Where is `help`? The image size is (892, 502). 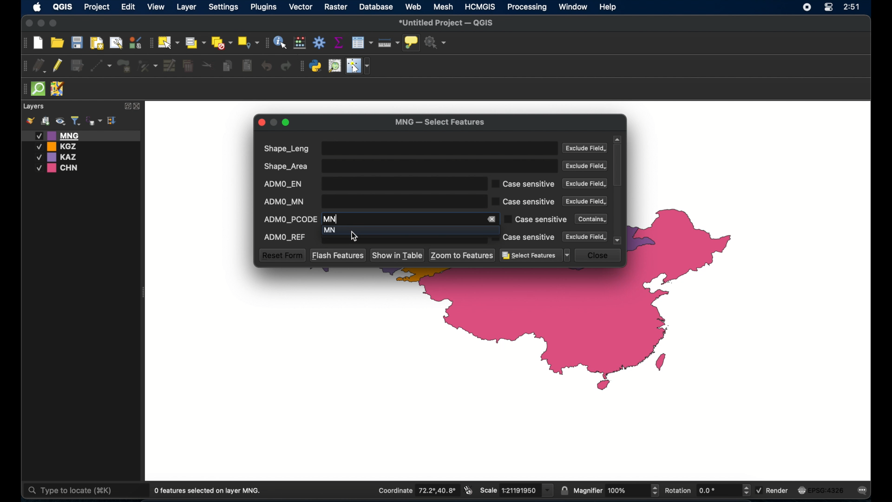 help is located at coordinates (609, 8).